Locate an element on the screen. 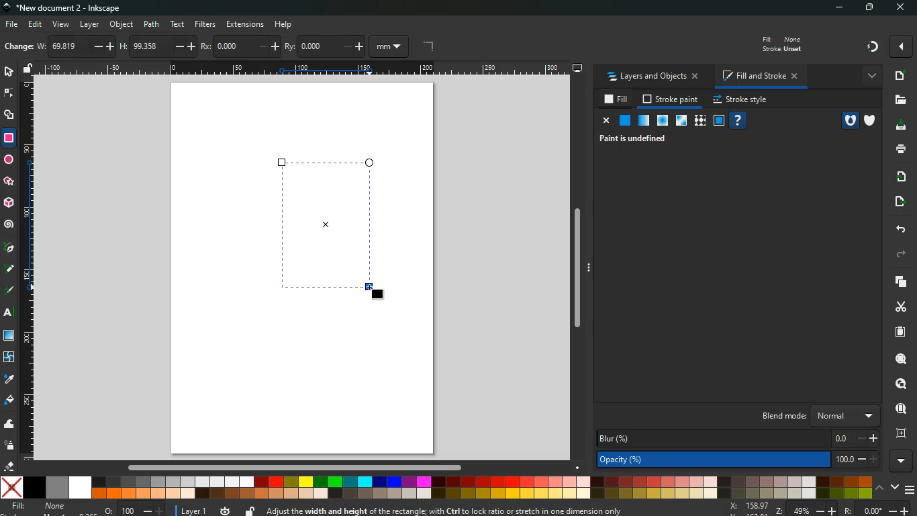  forward is located at coordinates (904, 254).